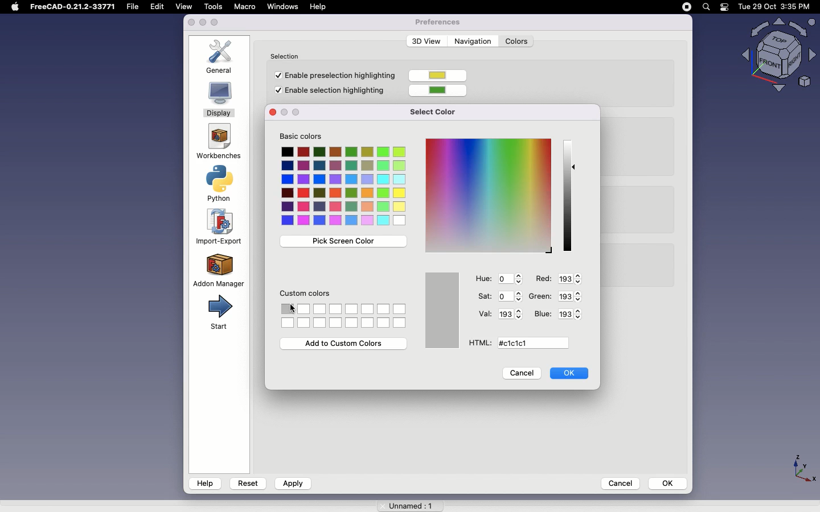 Image resolution: width=820 pixels, height=512 pixels. Describe the element at coordinates (307, 137) in the screenshot. I see `Basic colors` at that location.